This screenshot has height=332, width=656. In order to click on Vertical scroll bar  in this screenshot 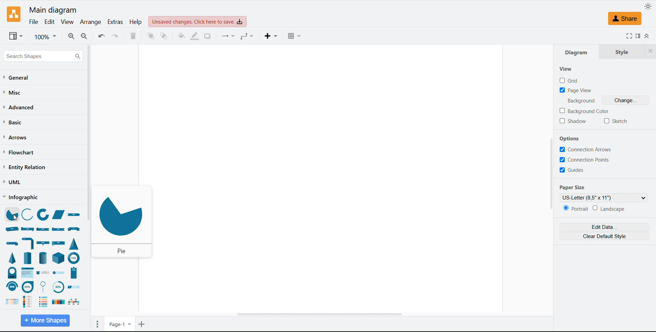, I will do `click(551, 168)`.